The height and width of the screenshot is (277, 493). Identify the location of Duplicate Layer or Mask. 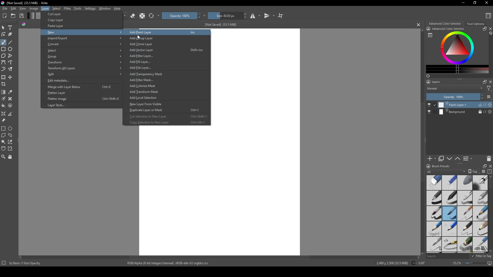
(166, 110).